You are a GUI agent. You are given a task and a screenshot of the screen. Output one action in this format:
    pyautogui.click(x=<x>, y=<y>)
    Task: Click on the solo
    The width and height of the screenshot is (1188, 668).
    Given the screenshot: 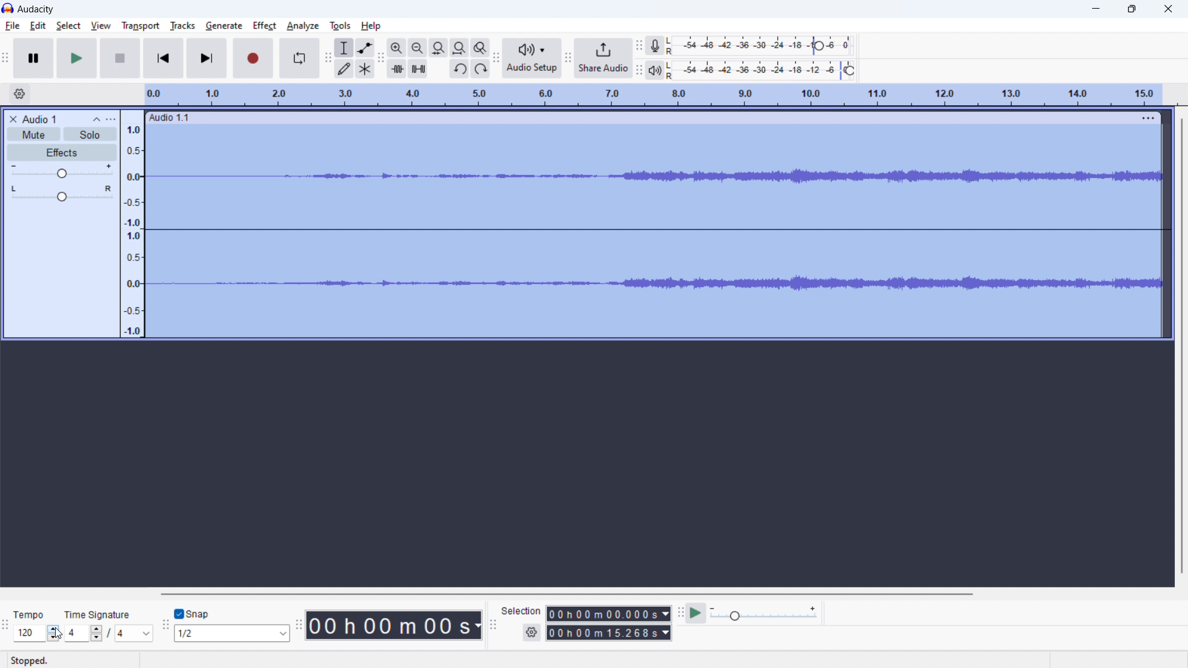 What is the action you would take?
    pyautogui.click(x=90, y=134)
    